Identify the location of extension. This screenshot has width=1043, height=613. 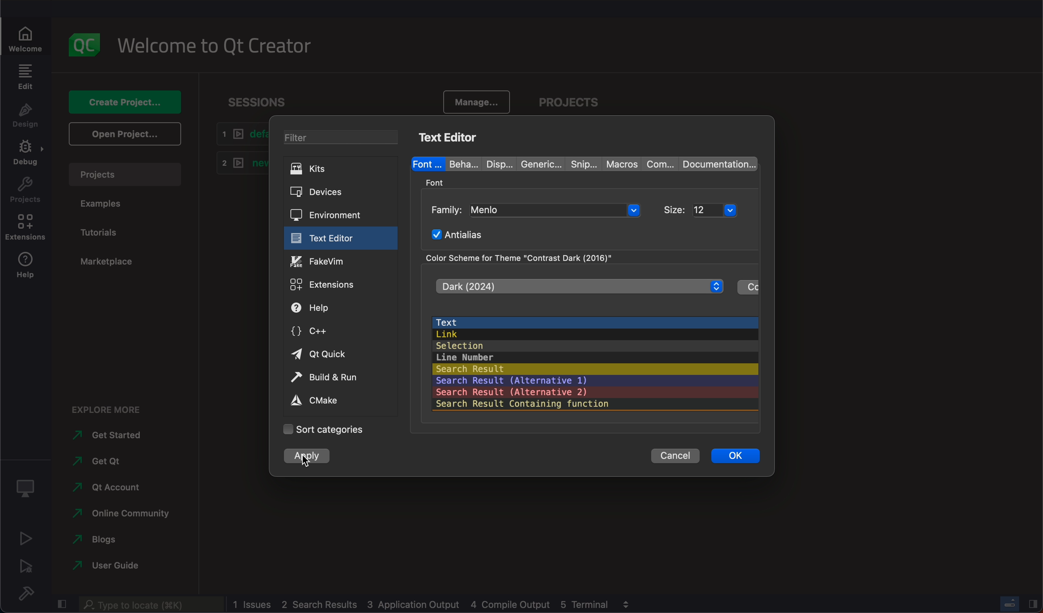
(25, 229).